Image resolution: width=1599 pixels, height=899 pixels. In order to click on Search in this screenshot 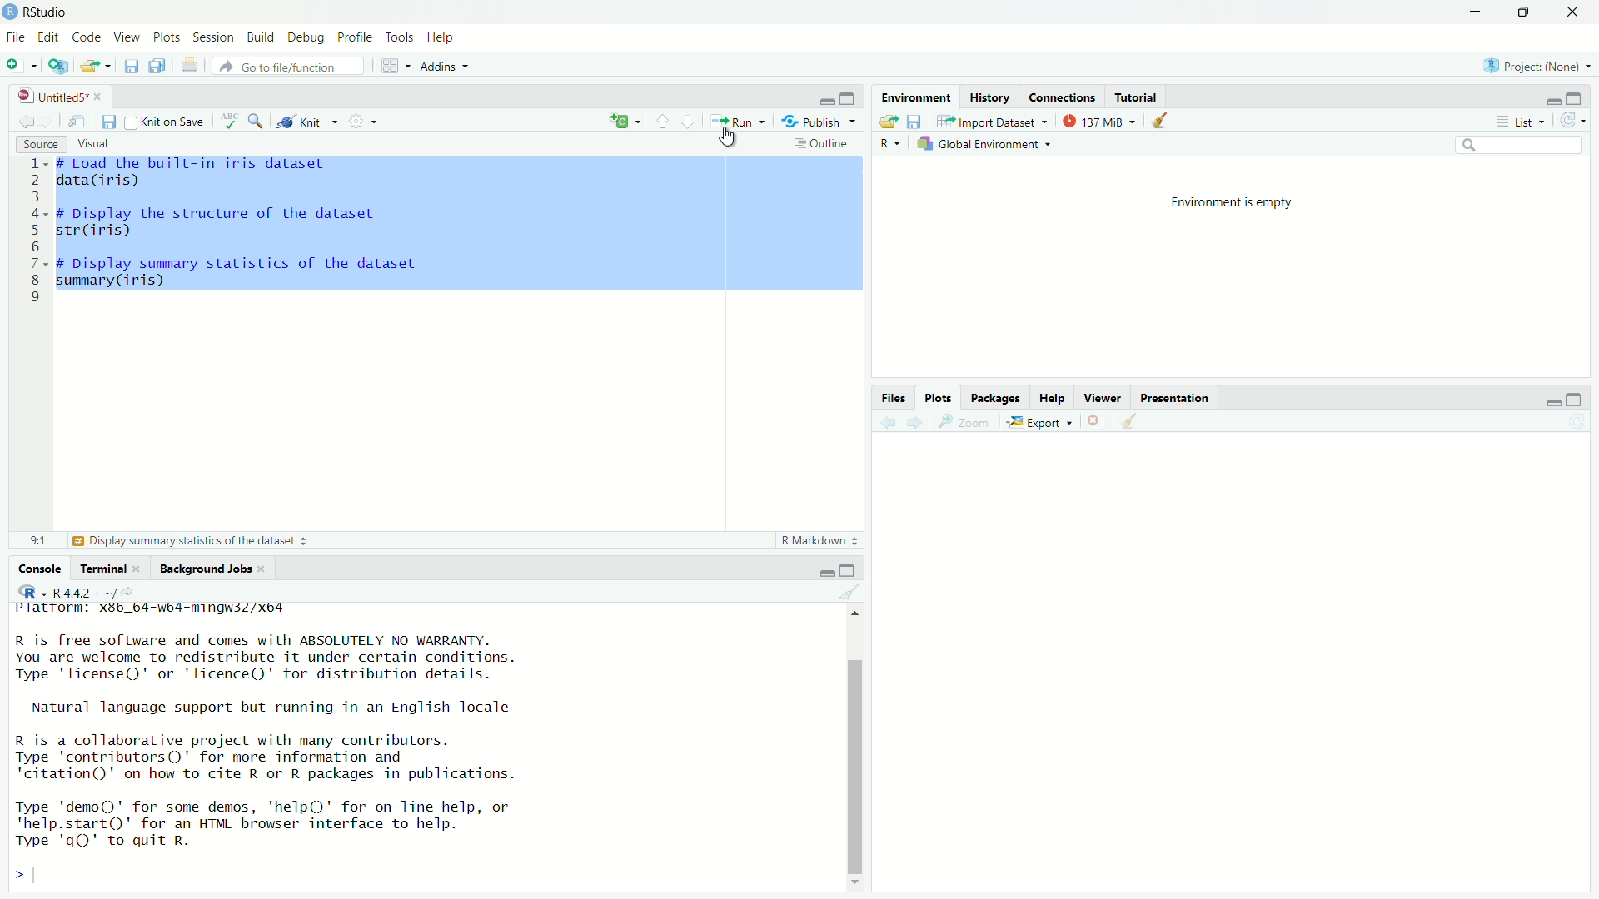, I will do `click(1520, 144)`.